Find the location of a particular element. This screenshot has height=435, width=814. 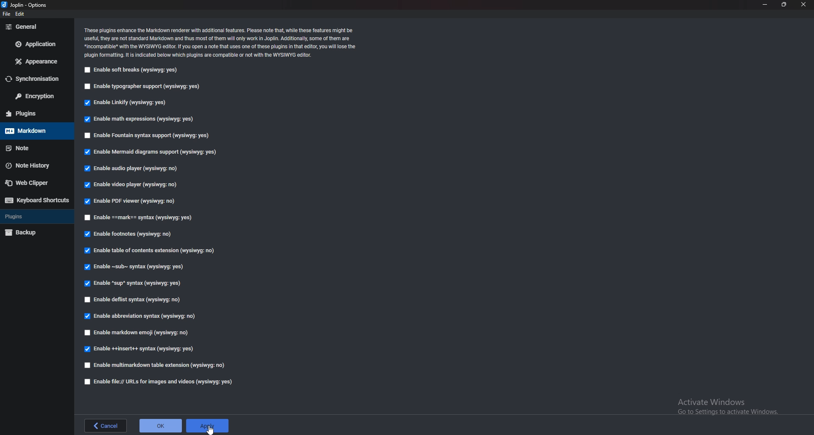

enable deflist syntax is located at coordinates (134, 300).